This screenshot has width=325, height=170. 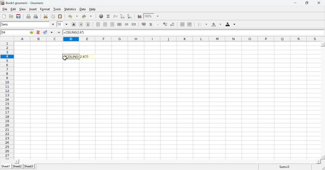 I want to click on scroll right, so click(x=318, y=161).